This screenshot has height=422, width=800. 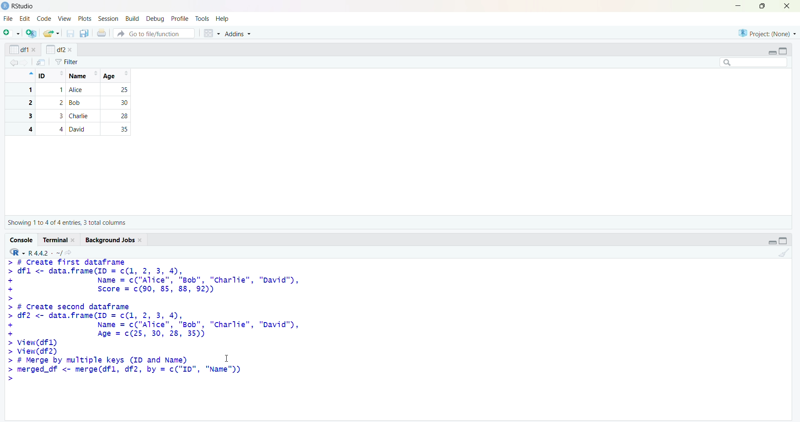 I want to click on Name, so click(x=82, y=76).